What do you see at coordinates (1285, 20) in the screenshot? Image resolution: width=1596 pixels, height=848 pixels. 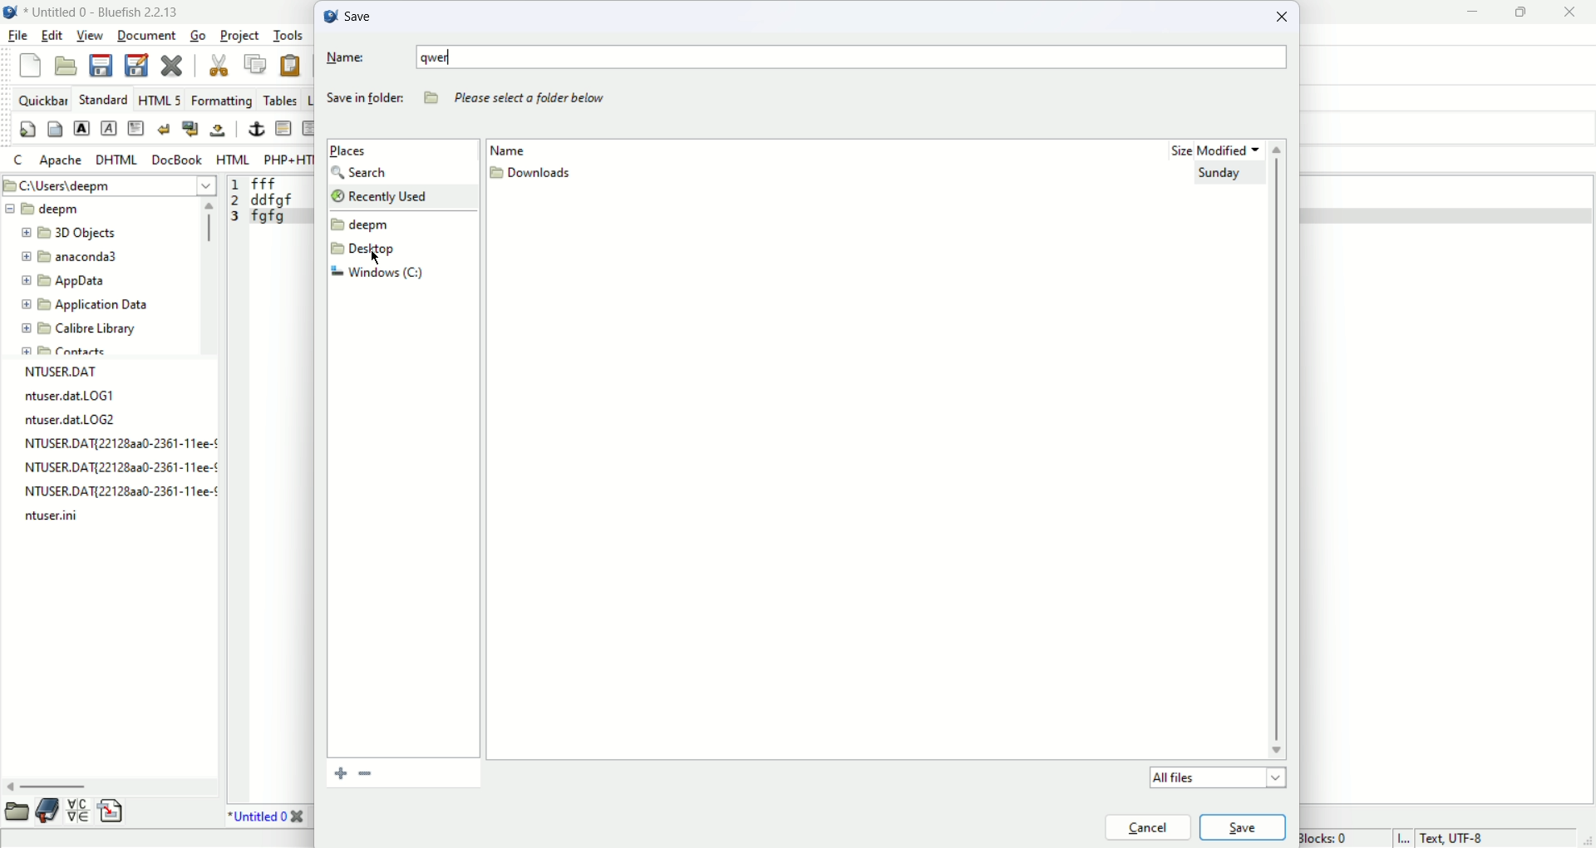 I see `close` at bounding box center [1285, 20].